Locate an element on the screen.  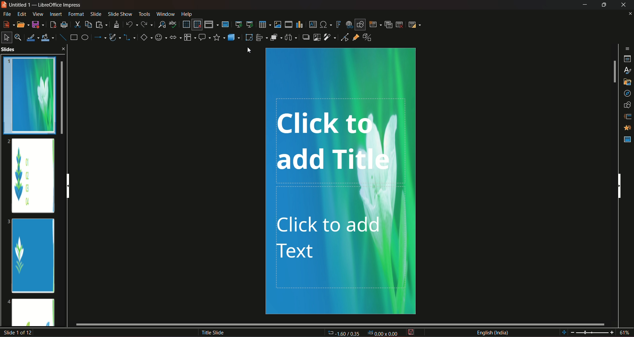
slideshow is located at coordinates (119, 14).